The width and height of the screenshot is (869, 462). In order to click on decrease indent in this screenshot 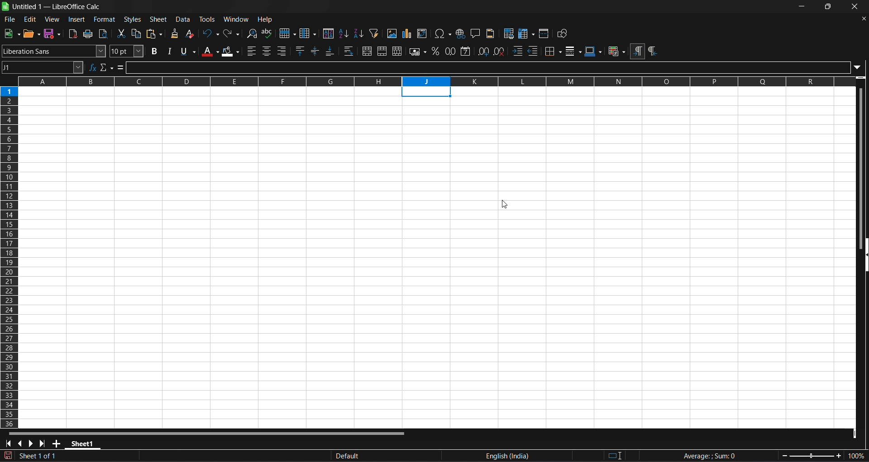, I will do `click(534, 51)`.